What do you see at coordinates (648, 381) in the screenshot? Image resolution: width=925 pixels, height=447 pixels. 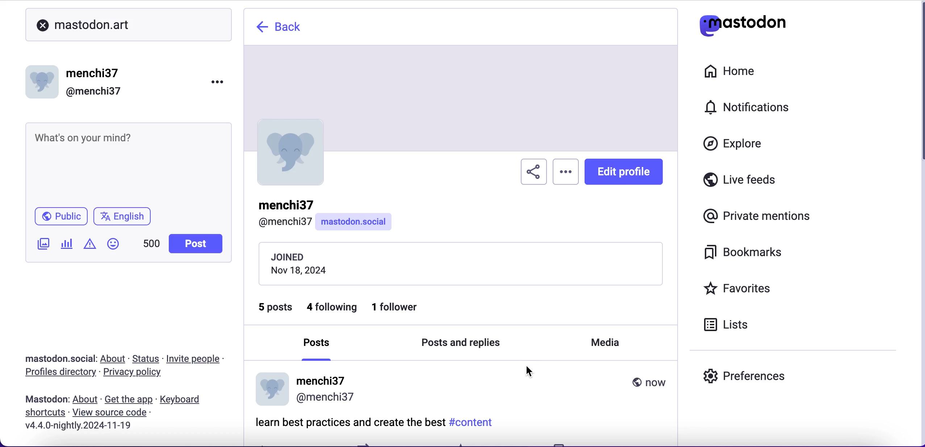 I see `now` at bounding box center [648, 381].